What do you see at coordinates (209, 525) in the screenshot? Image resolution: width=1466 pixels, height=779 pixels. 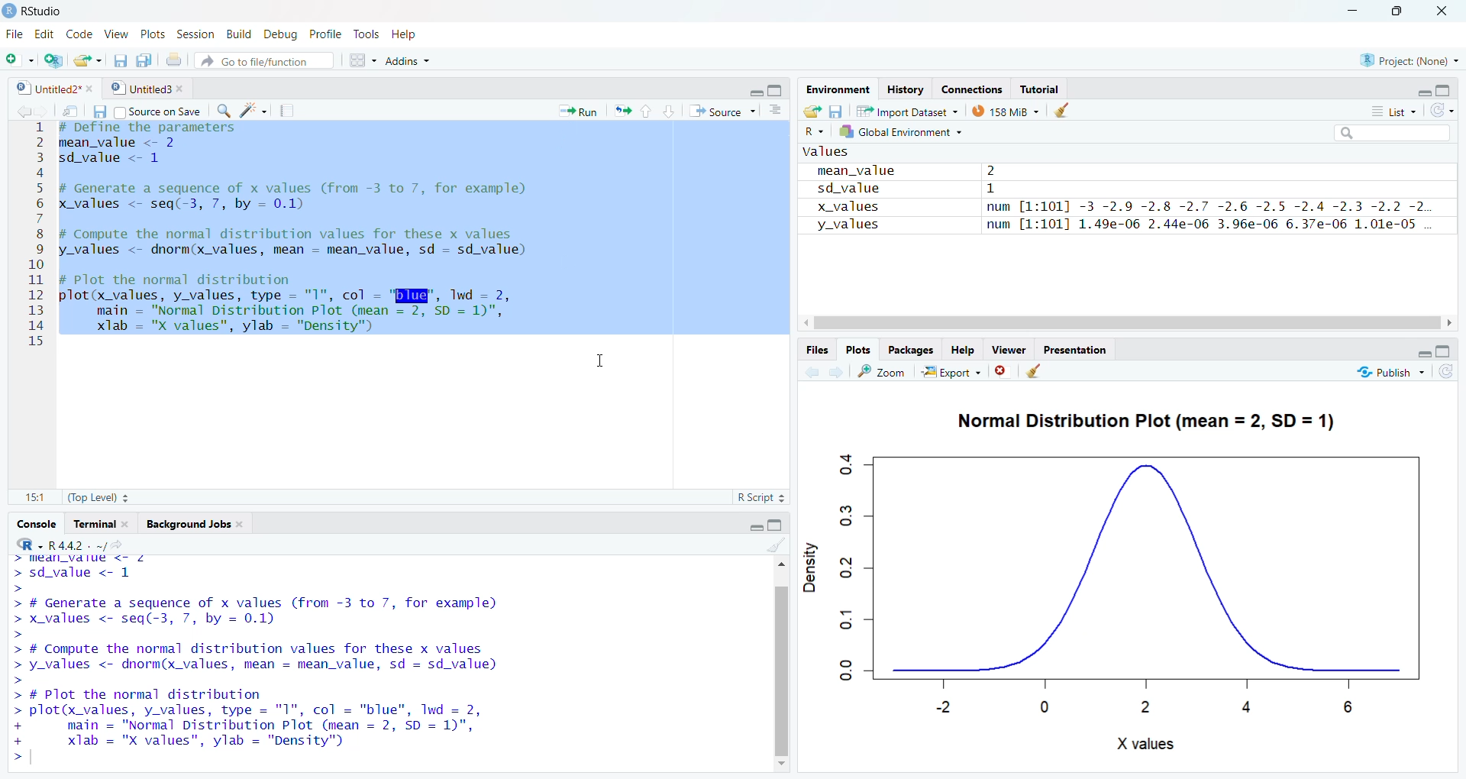 I see `Background Jobs` at bounding box center [209, 525].